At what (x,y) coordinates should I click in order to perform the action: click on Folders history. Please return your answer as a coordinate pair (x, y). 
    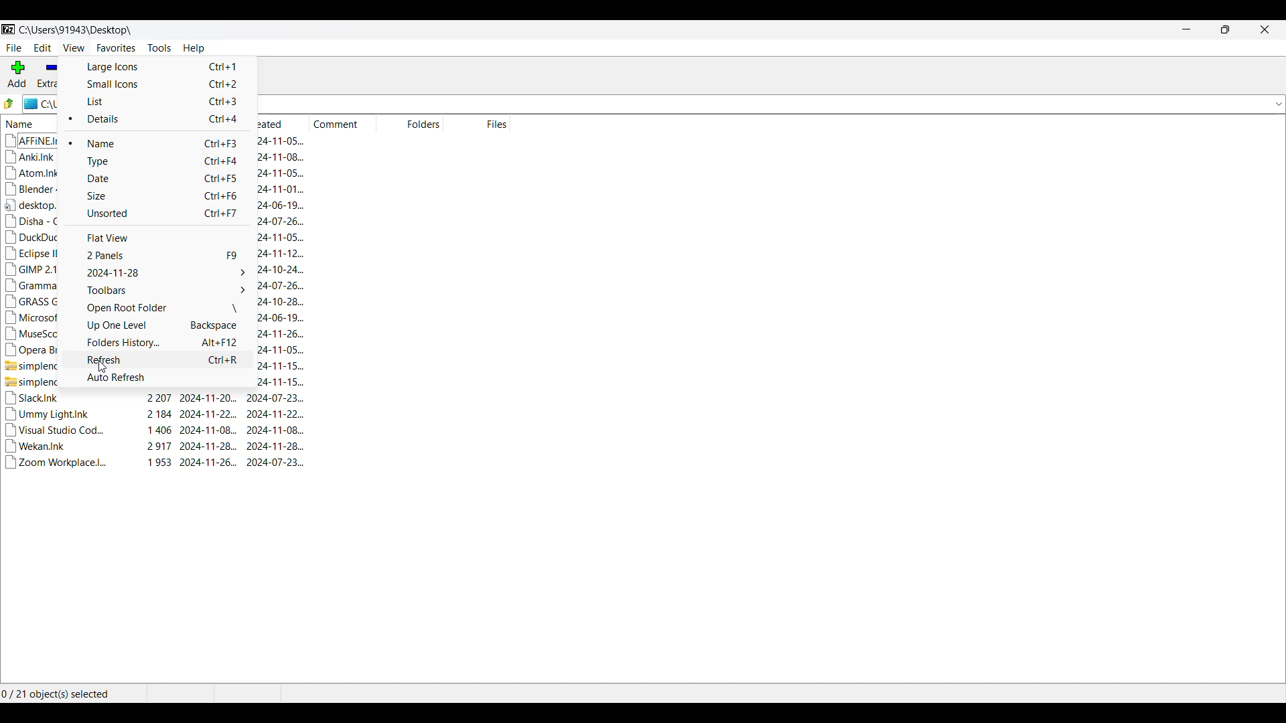
    Looking at the image, I should click on (157, 343).